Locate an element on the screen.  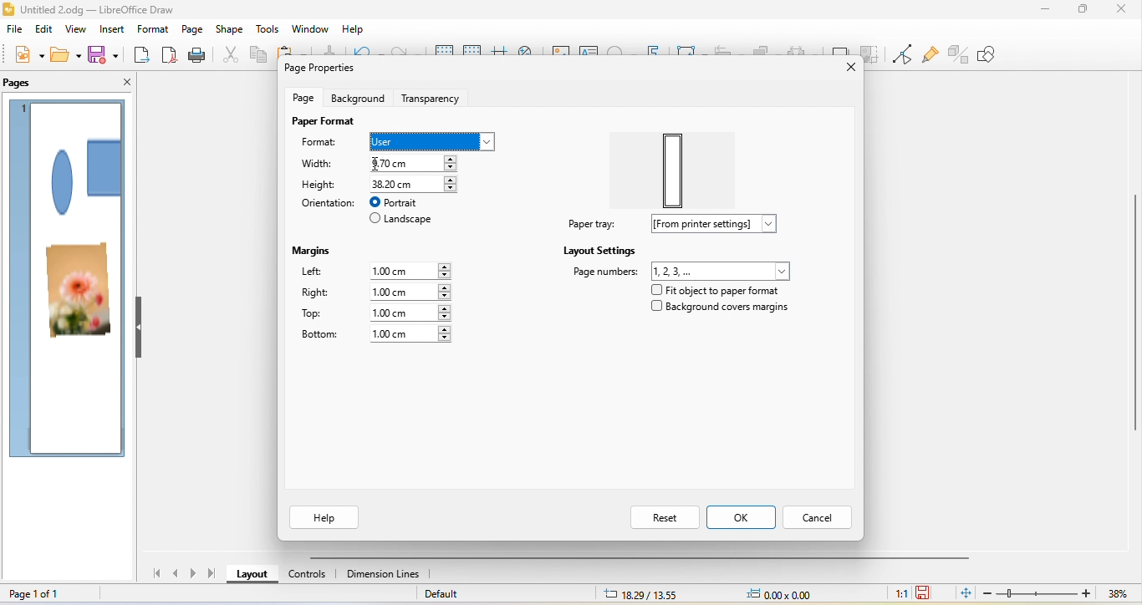
show gluepoint function is located at coordinates (931, 53).